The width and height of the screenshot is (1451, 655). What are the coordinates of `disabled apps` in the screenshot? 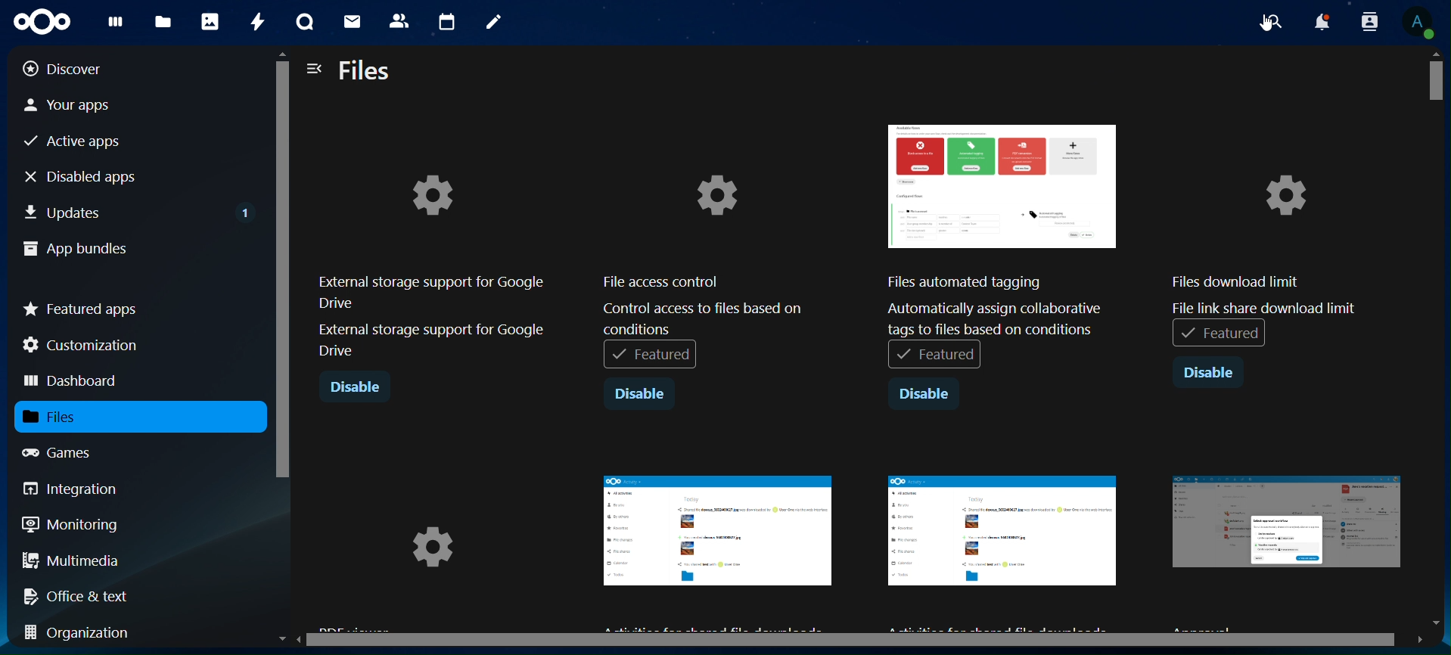 It's located at (94, 176).